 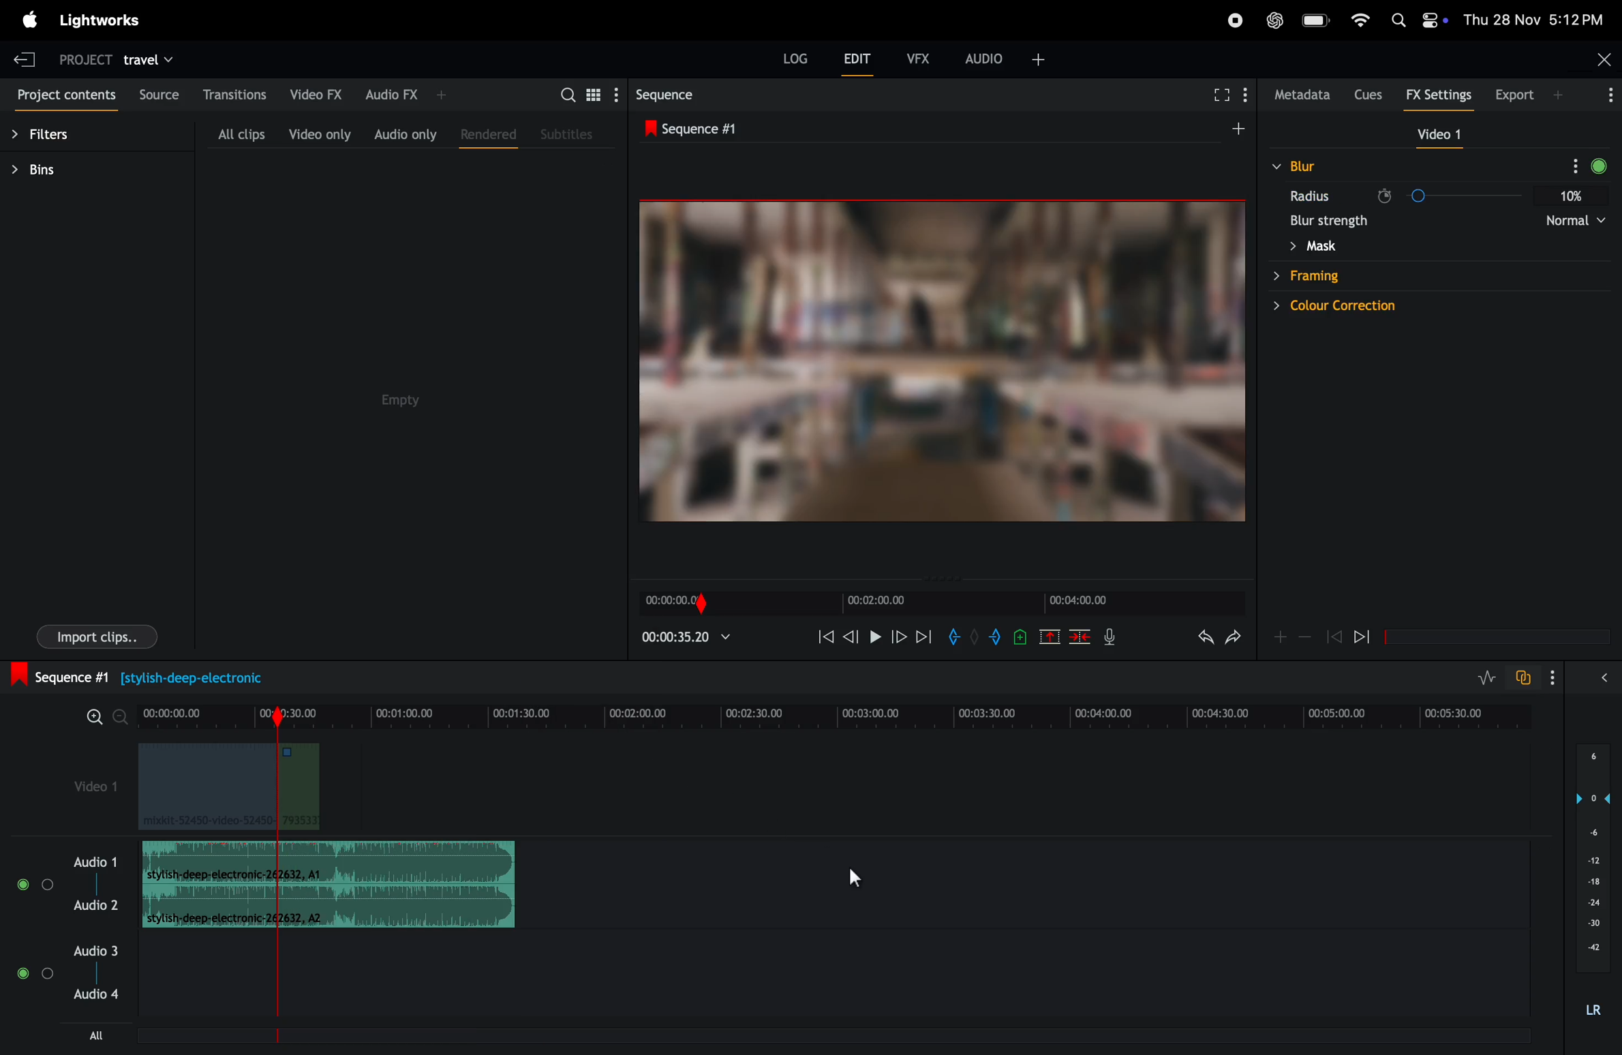 I want to click on apple menu, so click(x=29, y=19).